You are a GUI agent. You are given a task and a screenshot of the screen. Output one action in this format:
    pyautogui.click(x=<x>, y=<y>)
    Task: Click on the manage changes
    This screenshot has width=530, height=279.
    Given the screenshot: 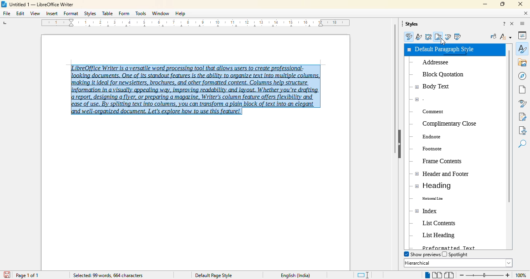 What is the action you would take?
    pyautogui.click(x=522, y=117)
    